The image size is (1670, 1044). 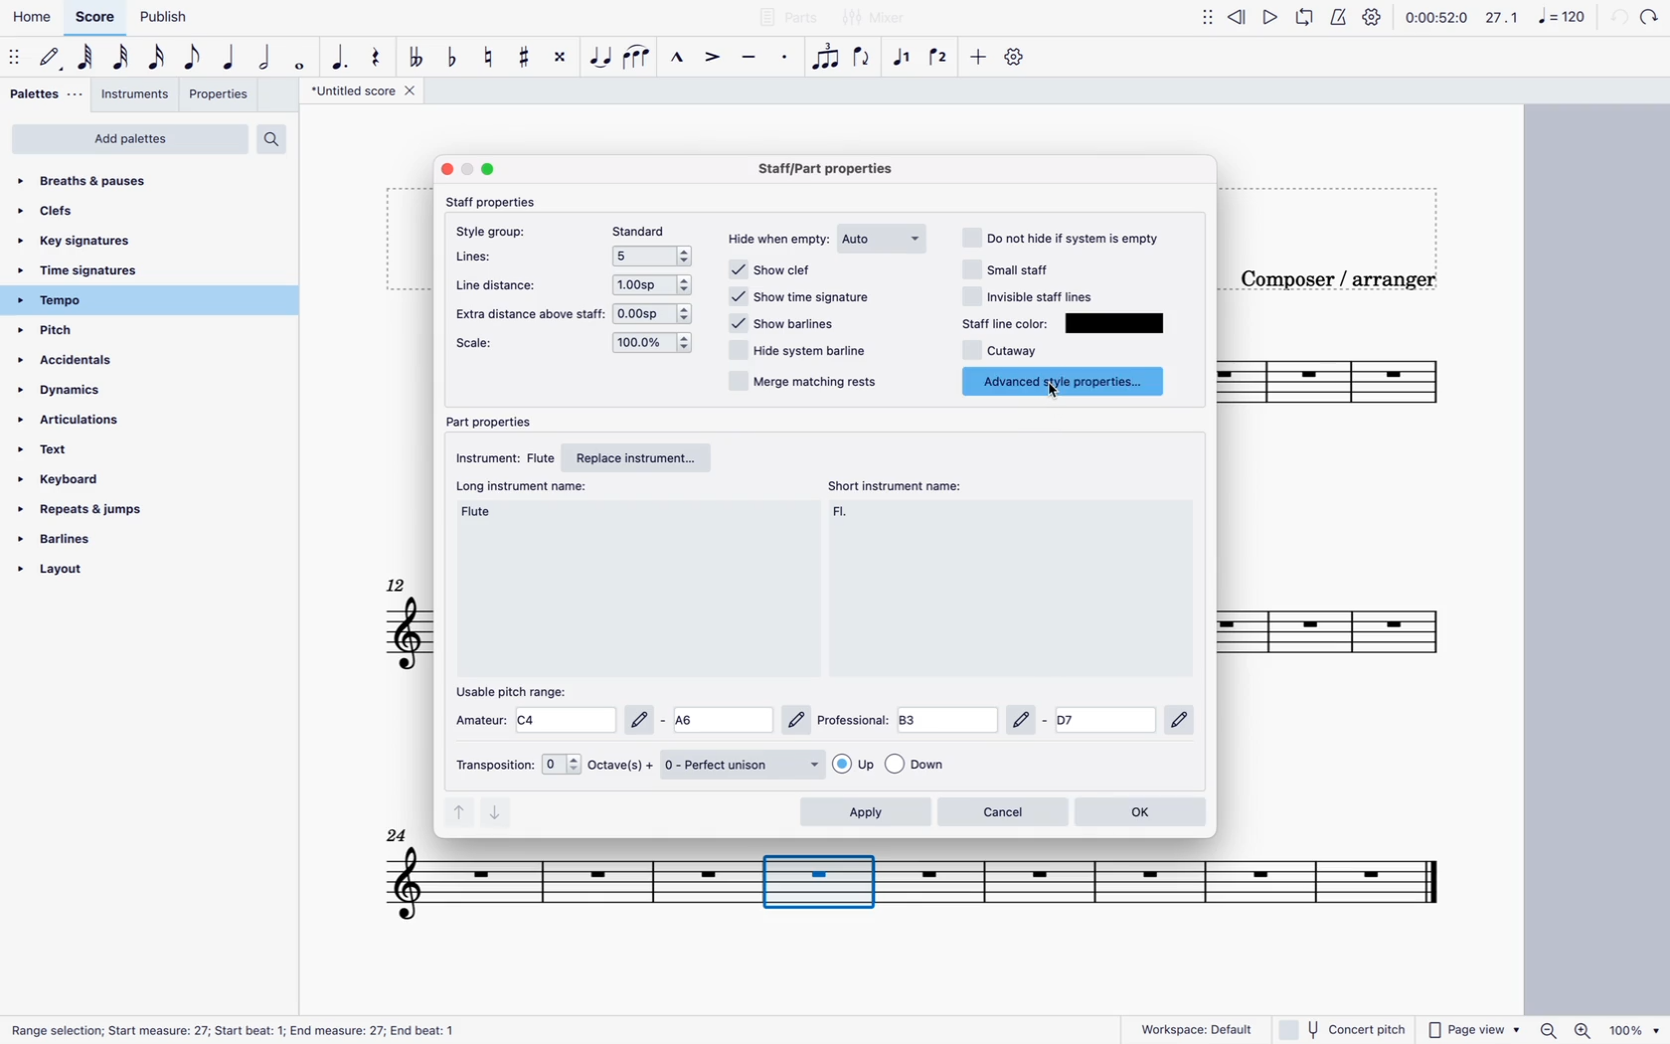 What do you see at coordinates (300, 58) in the screenshot?
I see `full note` at bounding box center [300, 58].